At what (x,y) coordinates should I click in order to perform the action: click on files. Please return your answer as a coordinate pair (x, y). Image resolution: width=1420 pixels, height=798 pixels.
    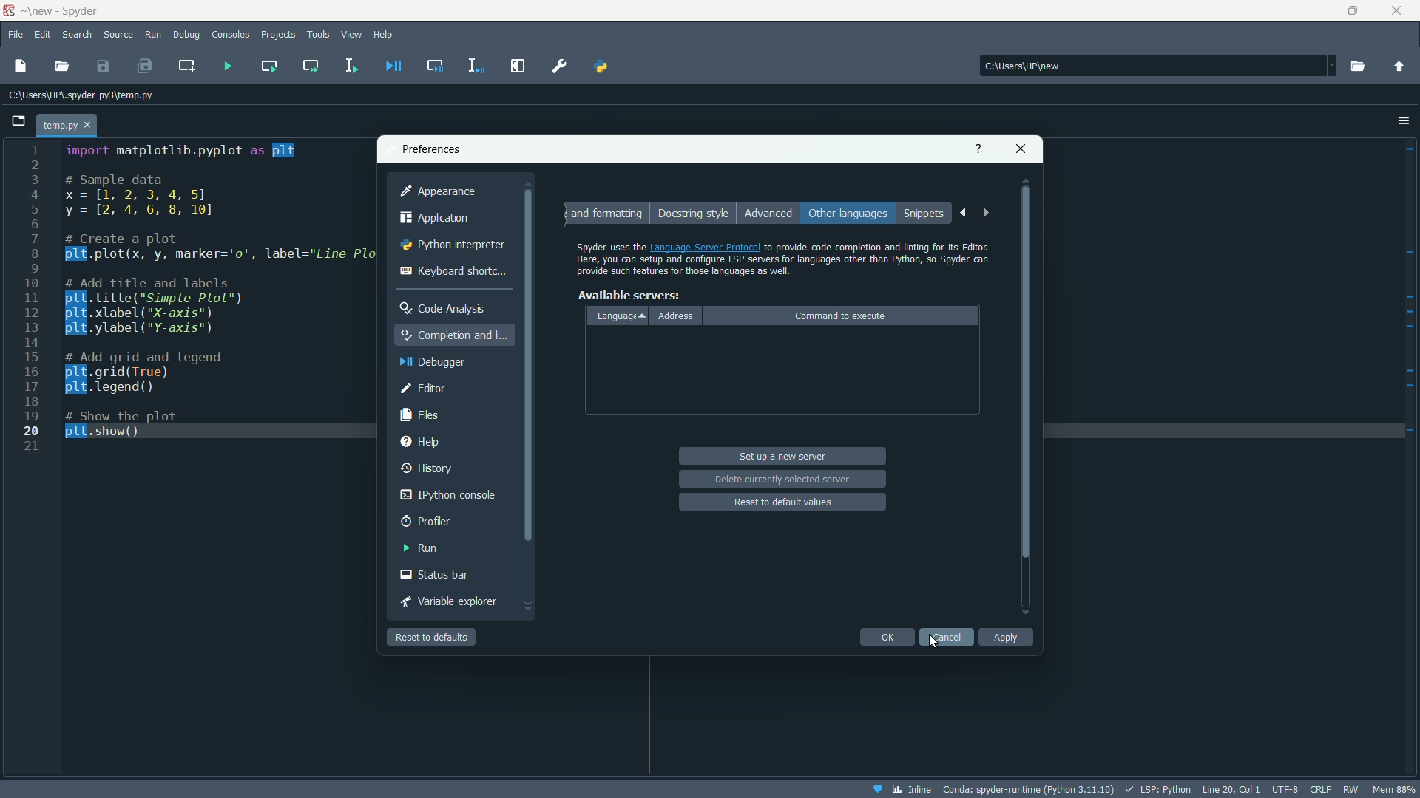
    Looking at the image, I should click on (422, 414).